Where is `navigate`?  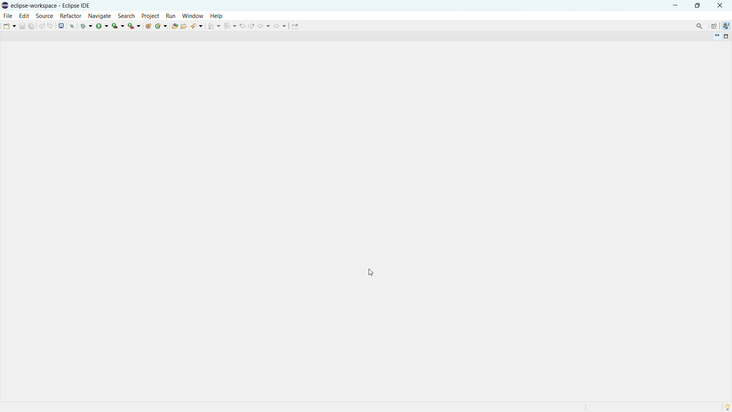 navigate is located at coordinates (100, 16).